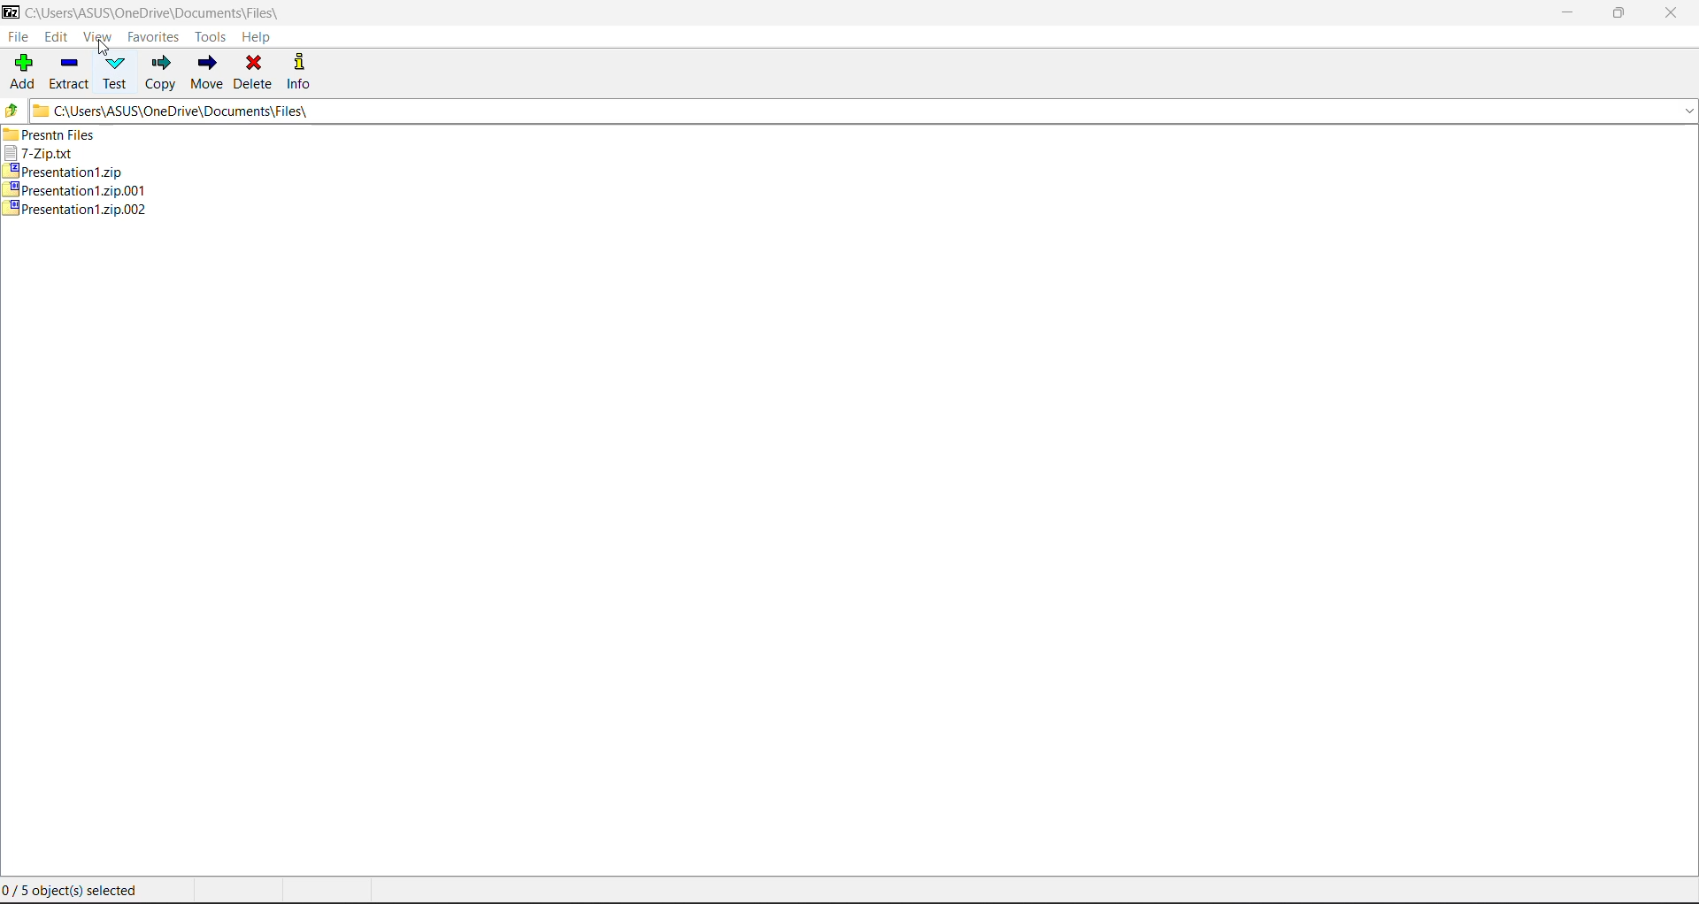 The width and height of the screenshot is (1699, 904). What do you see at coordinates (162, 73) in the screenshot?
I see `Copy` at bounding box center [162, 73].